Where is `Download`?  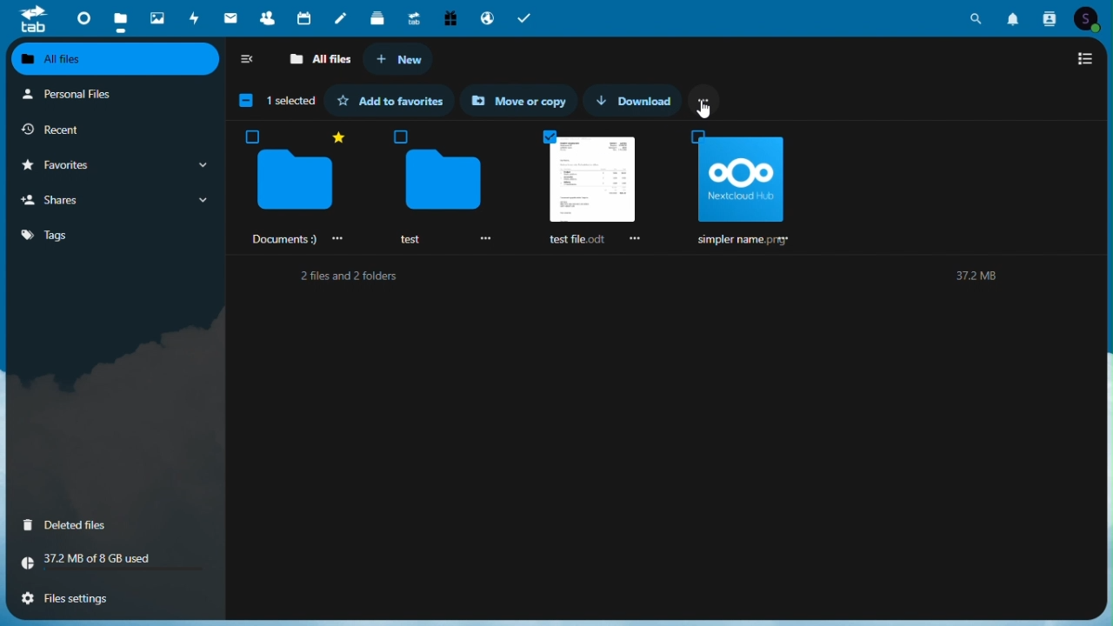 Download is located at coordinates (632, 103).